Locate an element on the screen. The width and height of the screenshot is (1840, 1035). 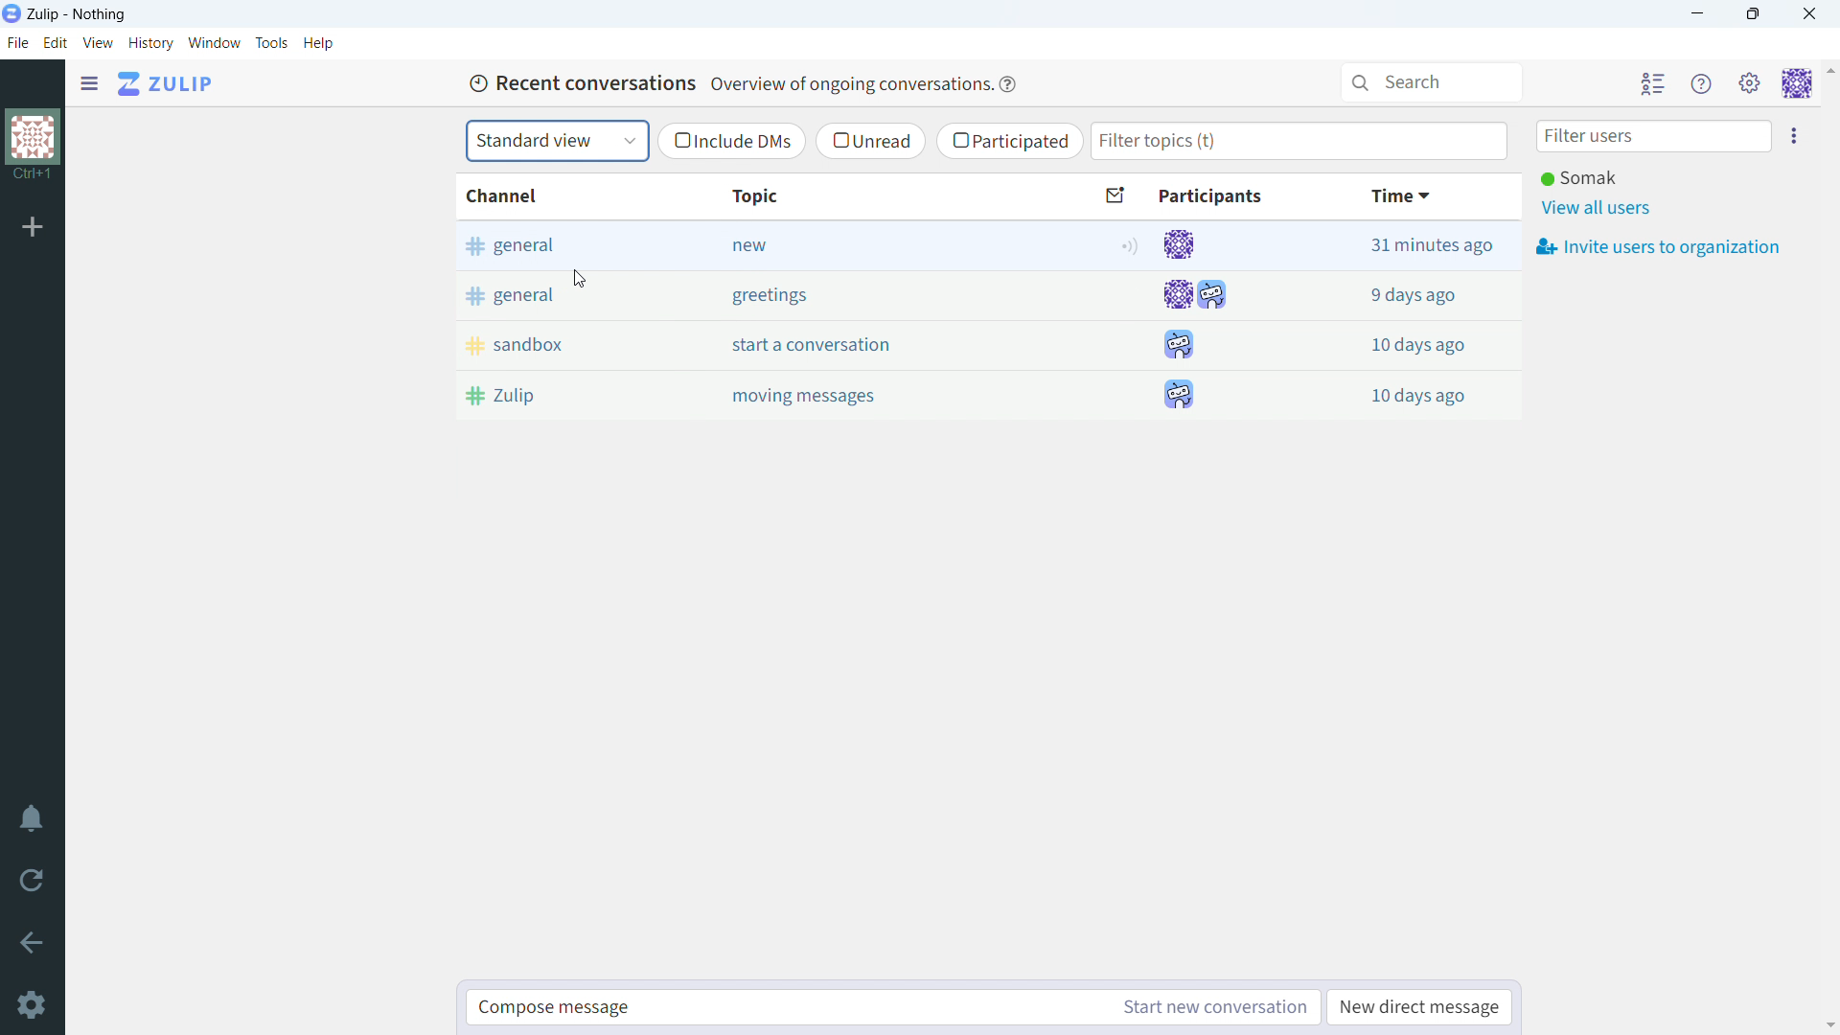
file is located at coordinates (17, 43).